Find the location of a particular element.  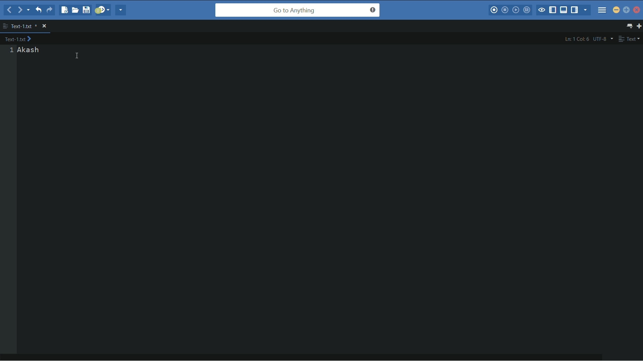

jump to next syntax checking result is located at coordinates (102, 10).